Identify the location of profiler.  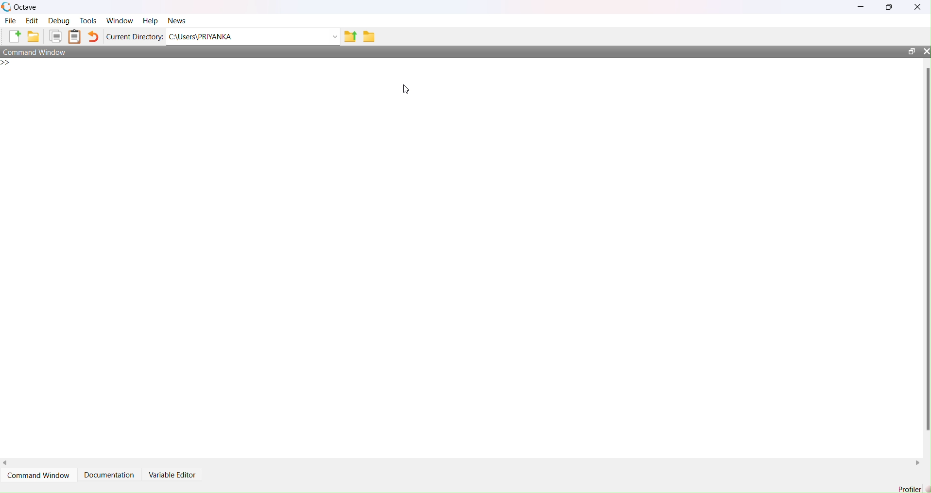
(910, 489).